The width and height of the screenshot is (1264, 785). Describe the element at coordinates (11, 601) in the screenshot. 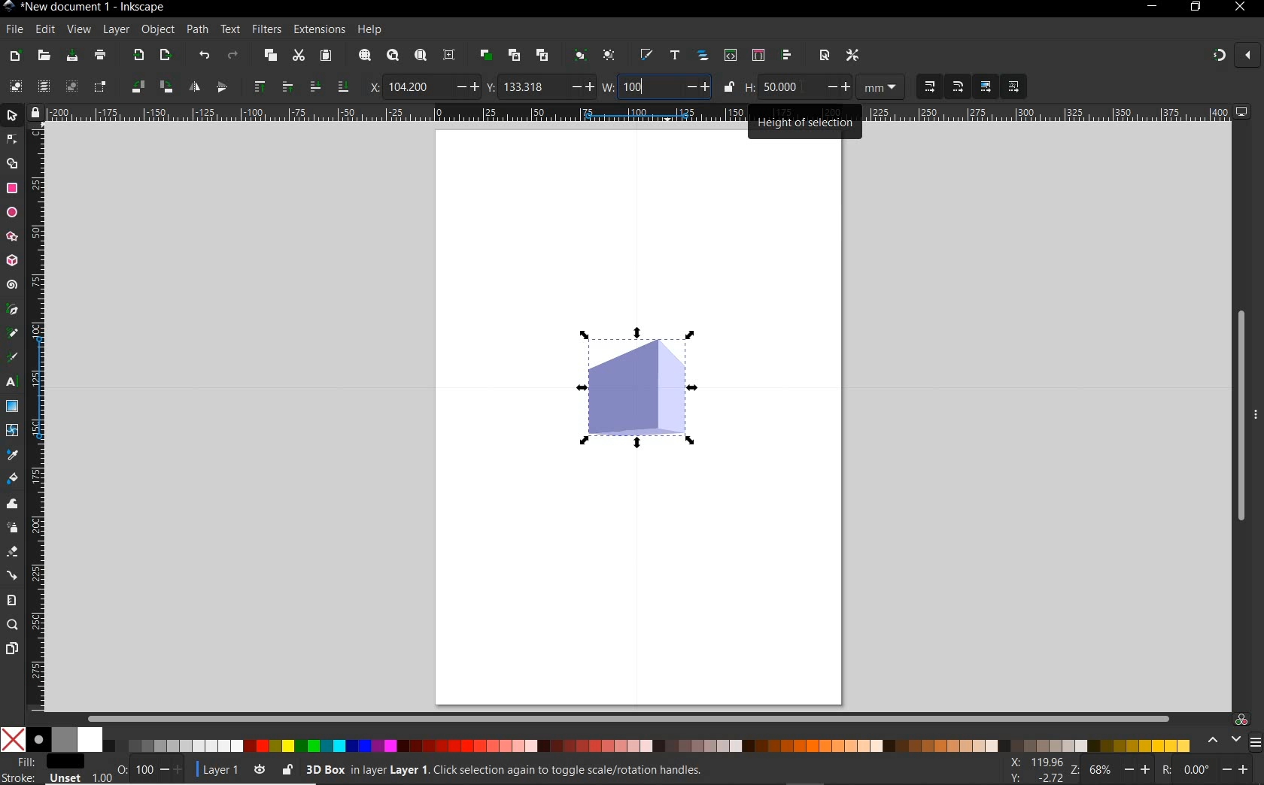

I see `measure tool` at that location.